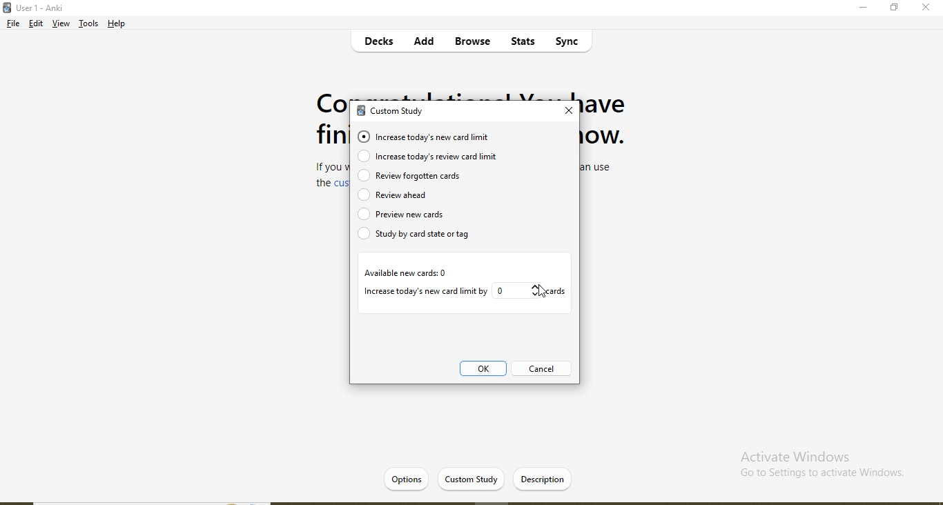 Image resolution: width=943 pixels, height=505 pixels. Describe the element at coordinates (545, 478) in the screenshot. I see `import file` at that location.